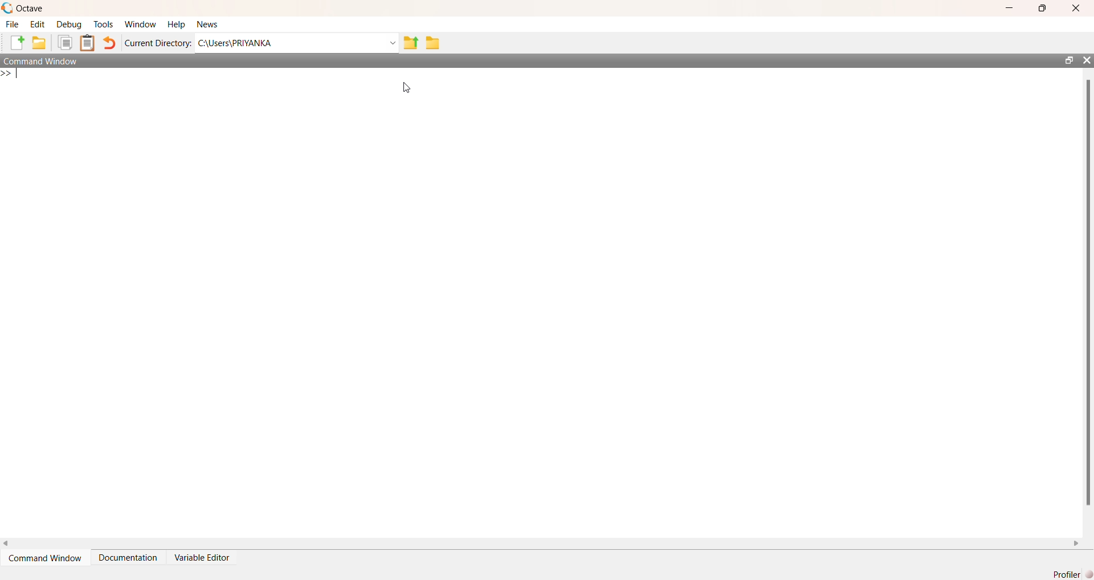 The width and height of the screenshot is (1094, 580). Describe the element at coordinates (43, 560) in the screenshot. I see `command window` at that location.